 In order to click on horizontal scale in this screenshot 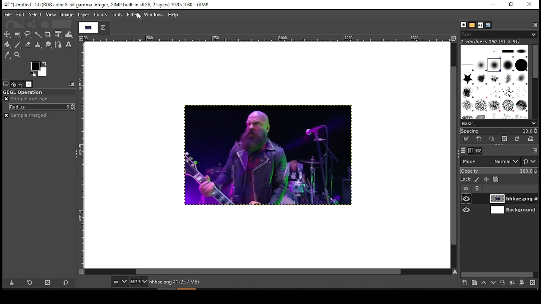, I will do `click(268, 38)`.